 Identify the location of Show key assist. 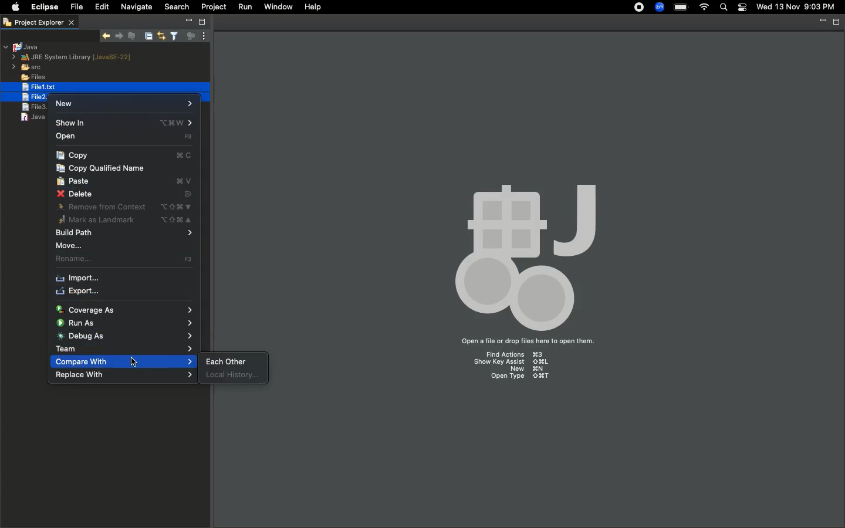
(511, 363).